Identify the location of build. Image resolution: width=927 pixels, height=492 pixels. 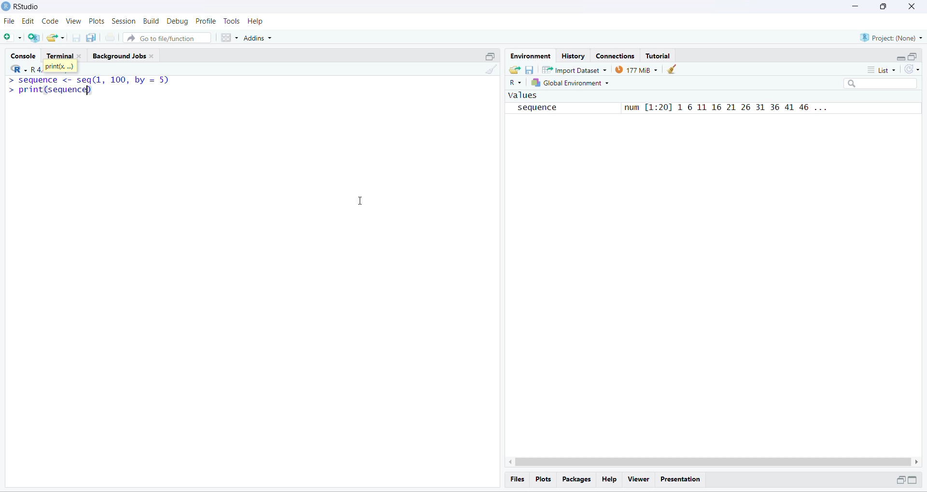
(152, 21).